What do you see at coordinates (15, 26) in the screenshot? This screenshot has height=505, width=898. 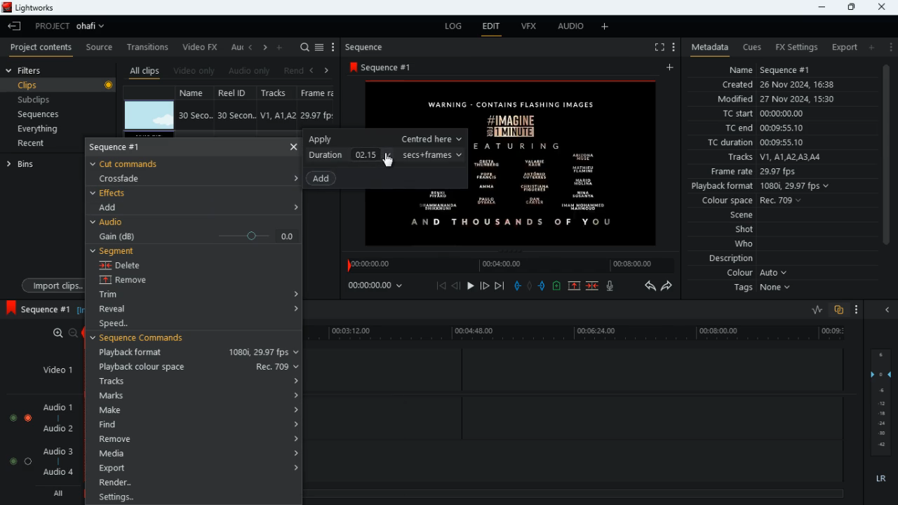 I see `leave` at bounding box center [15, 26].